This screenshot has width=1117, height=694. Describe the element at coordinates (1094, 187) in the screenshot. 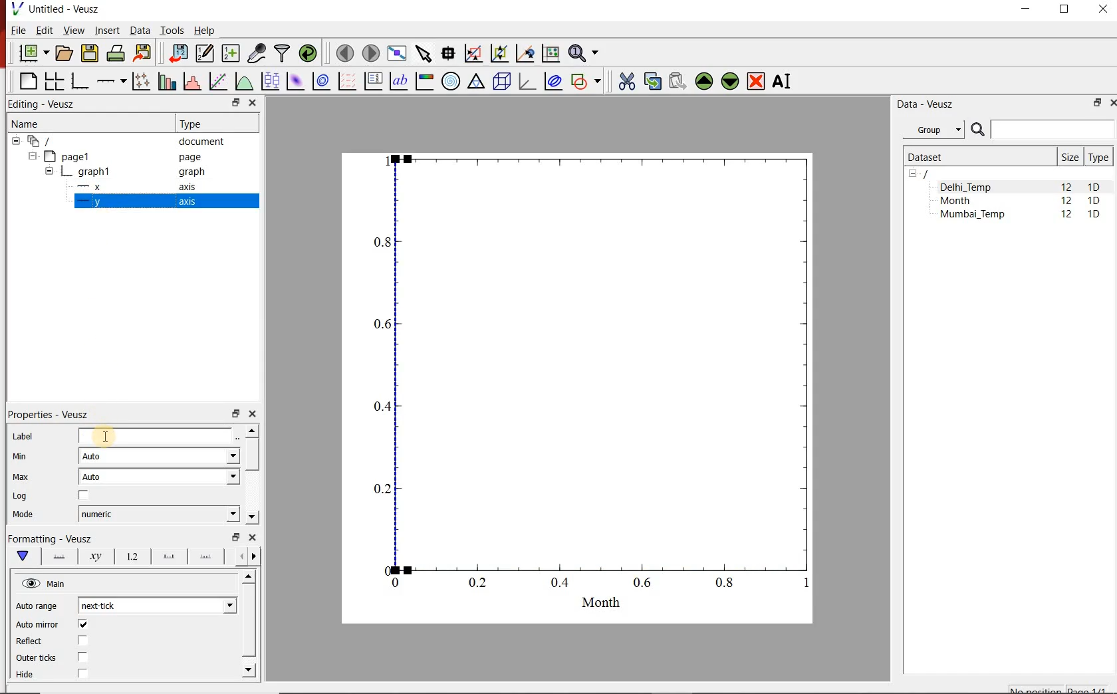

I see `1D` at that location.